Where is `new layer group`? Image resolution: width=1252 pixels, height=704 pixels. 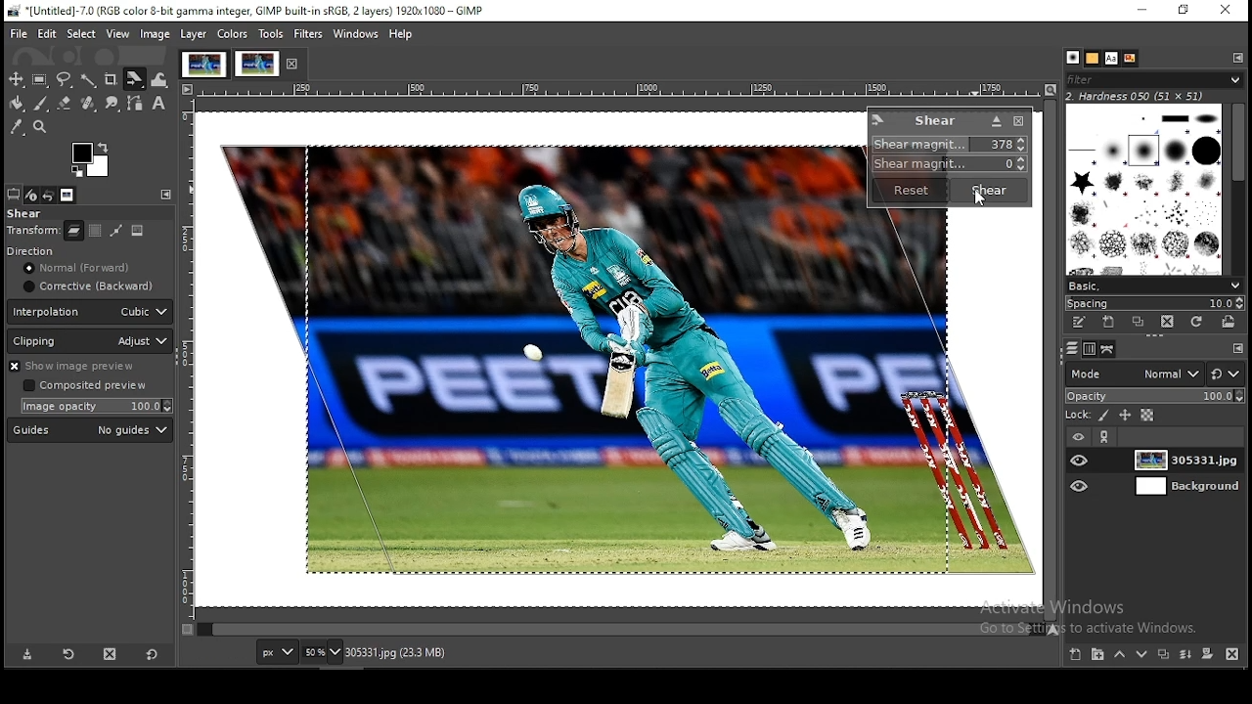 new layer group is located at coordinates (1096, 655).